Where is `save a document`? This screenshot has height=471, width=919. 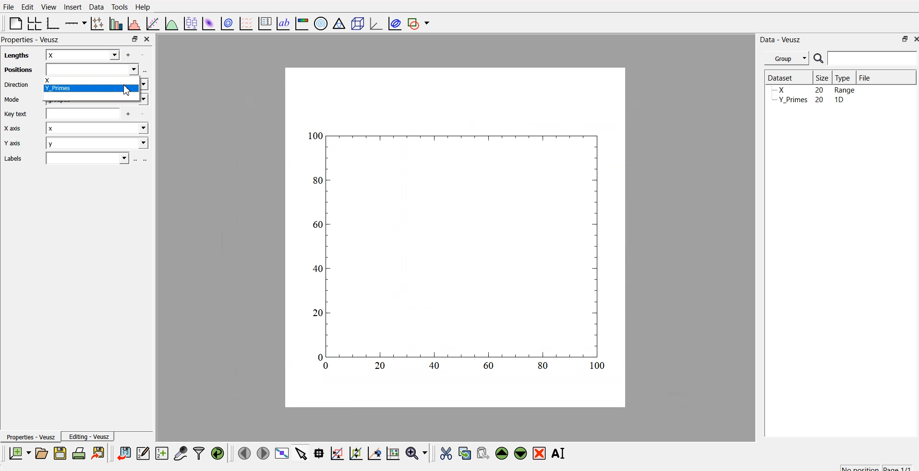 save a document is located at coordinates (60, 454).